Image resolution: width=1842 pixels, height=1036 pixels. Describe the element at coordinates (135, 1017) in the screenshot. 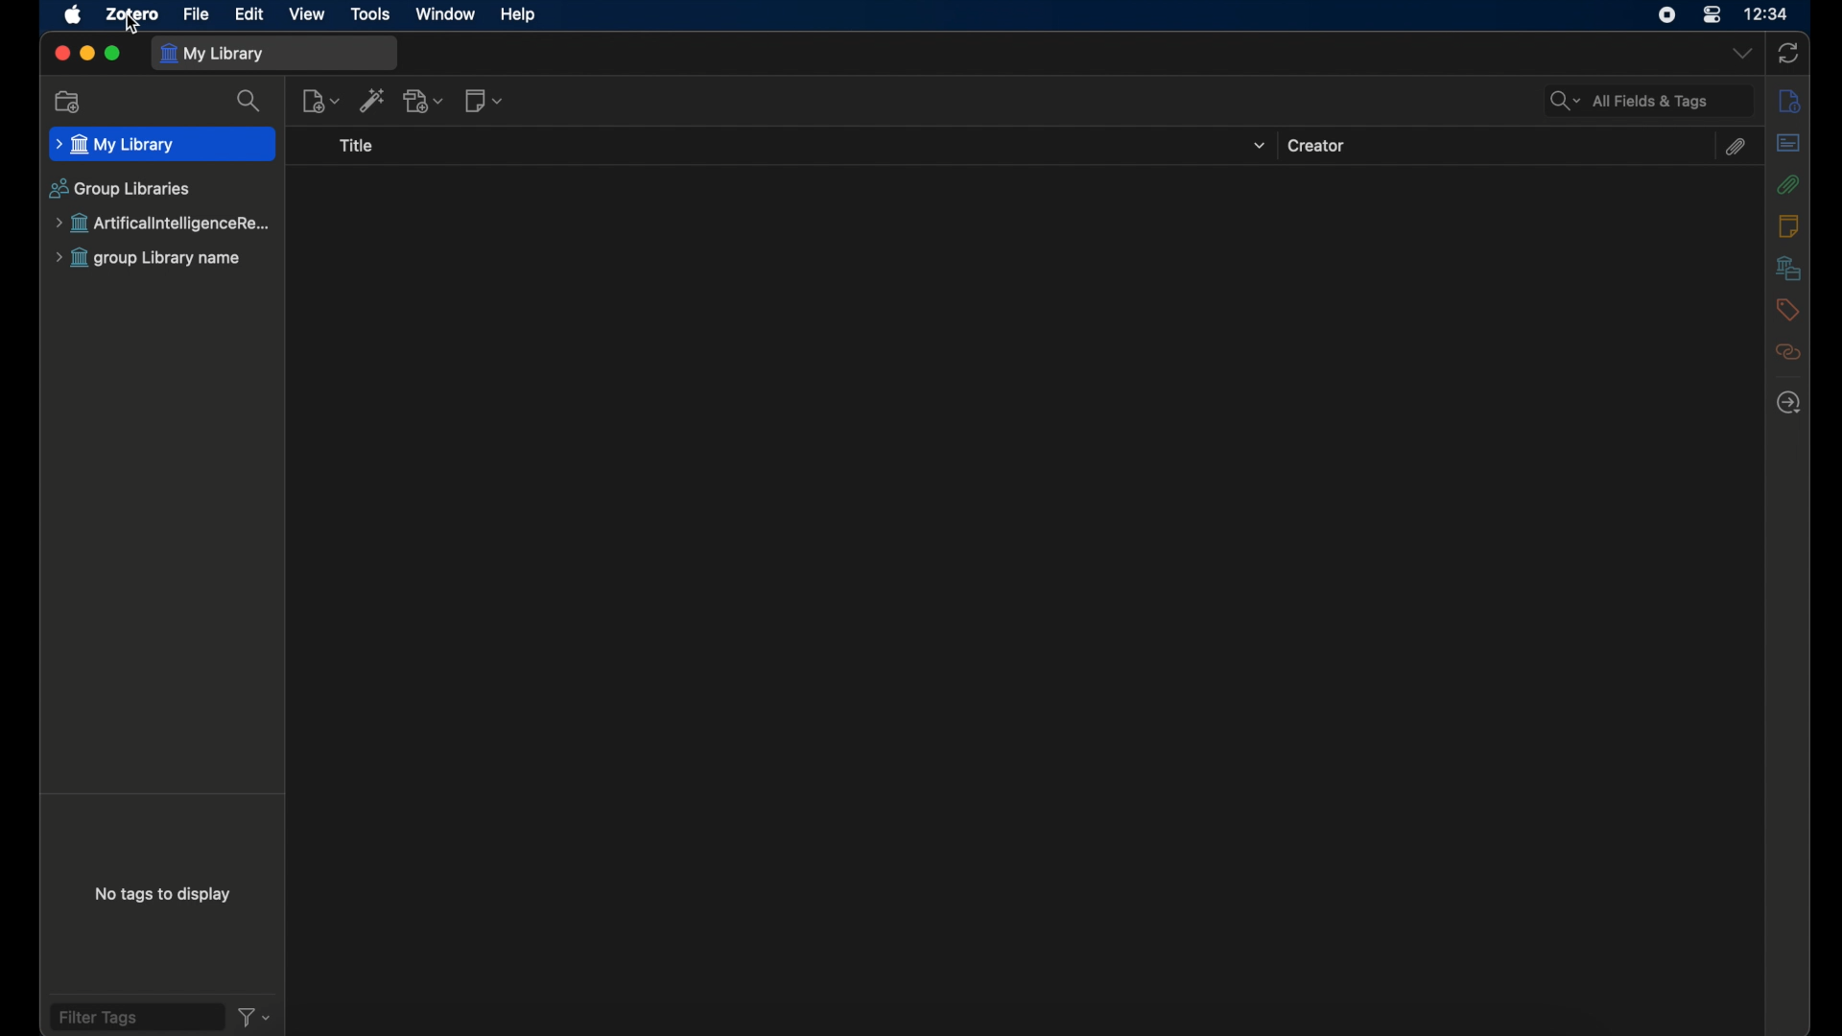

I see `filter tags` at that location.